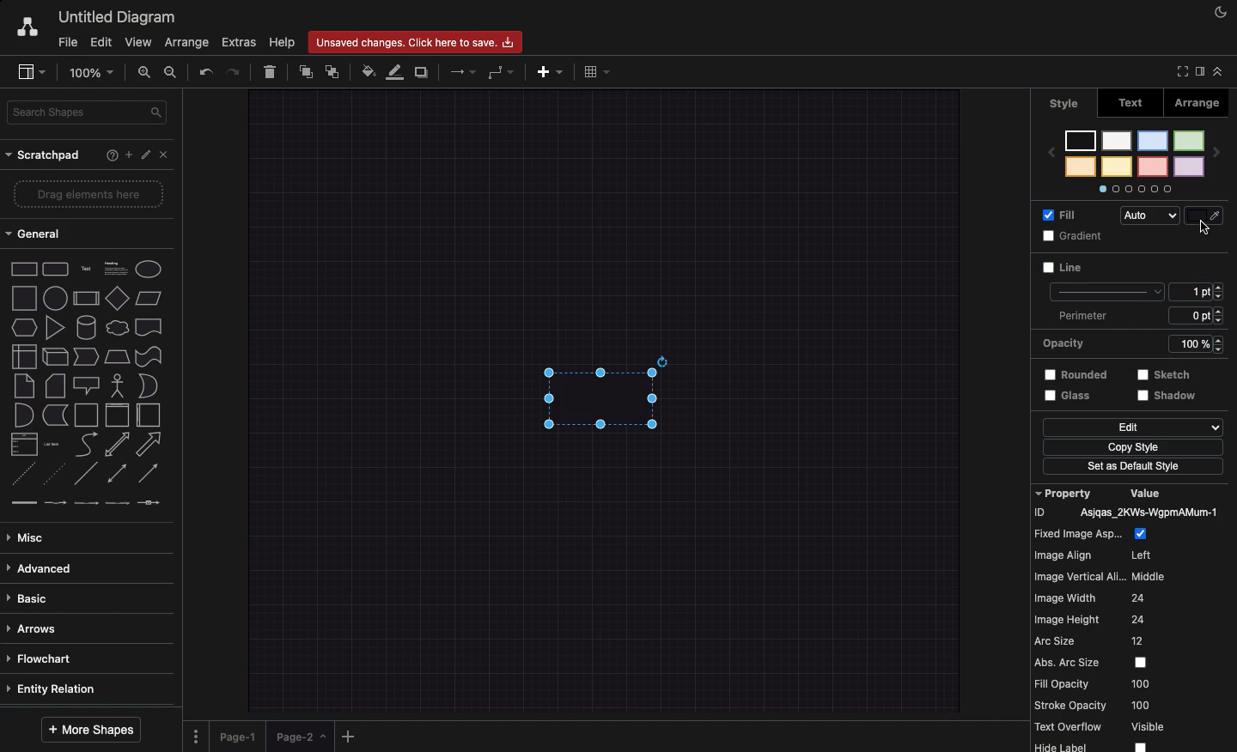 Image resolution: width=1237 pixels, height=752 pixels. Describe the element at coordinates (458, 70) in the screenshot. I see `Arrows` at that location.